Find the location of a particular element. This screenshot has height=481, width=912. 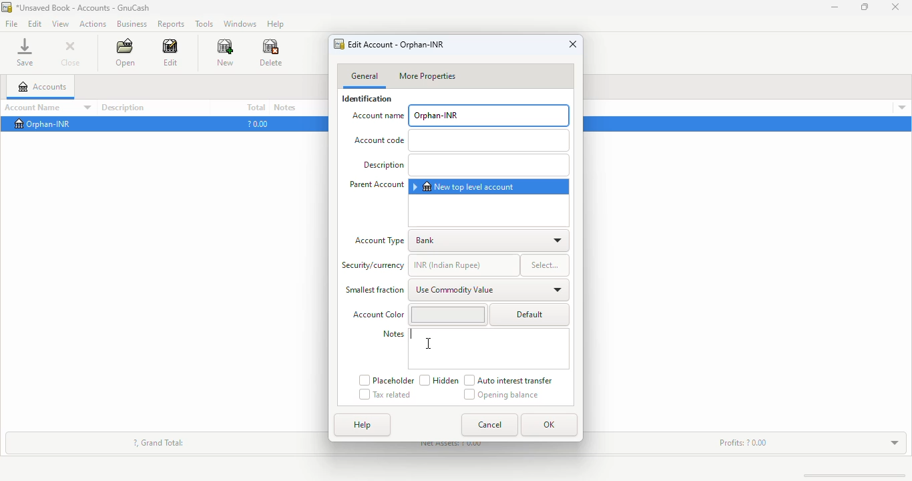

edit is located at coordinates (170, 53).